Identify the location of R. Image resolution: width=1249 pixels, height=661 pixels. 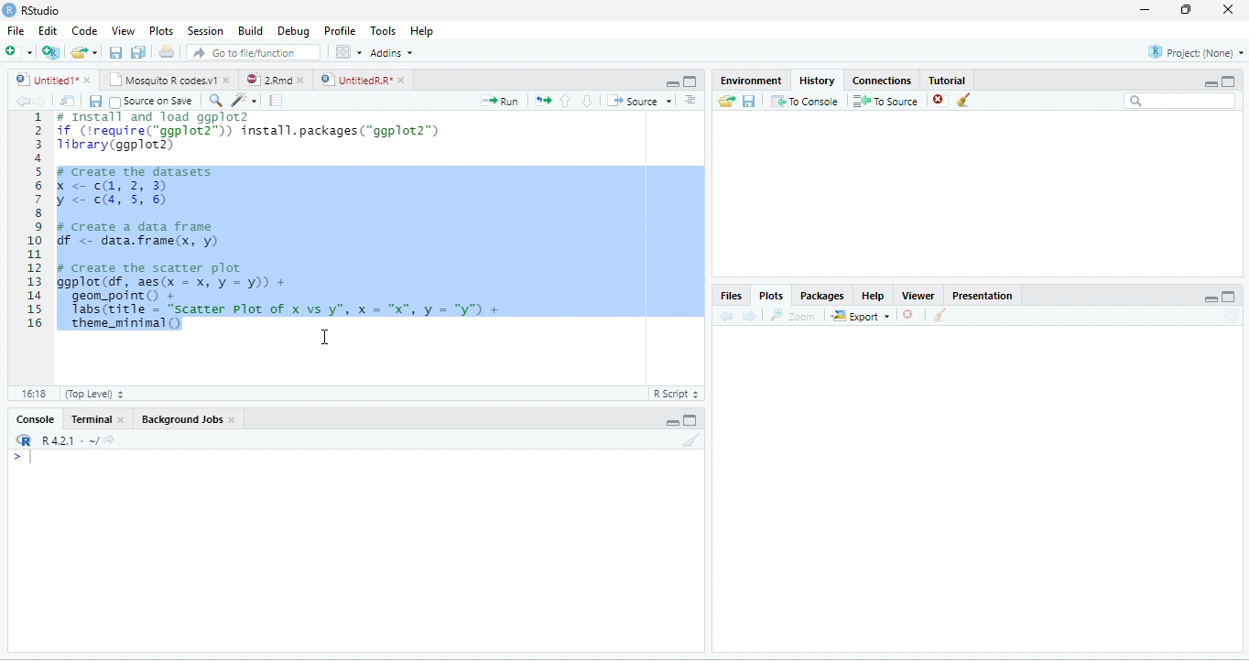
(23, 439).